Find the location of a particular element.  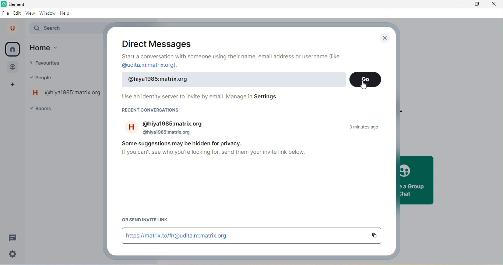

u is located at coordinates (14, 28).